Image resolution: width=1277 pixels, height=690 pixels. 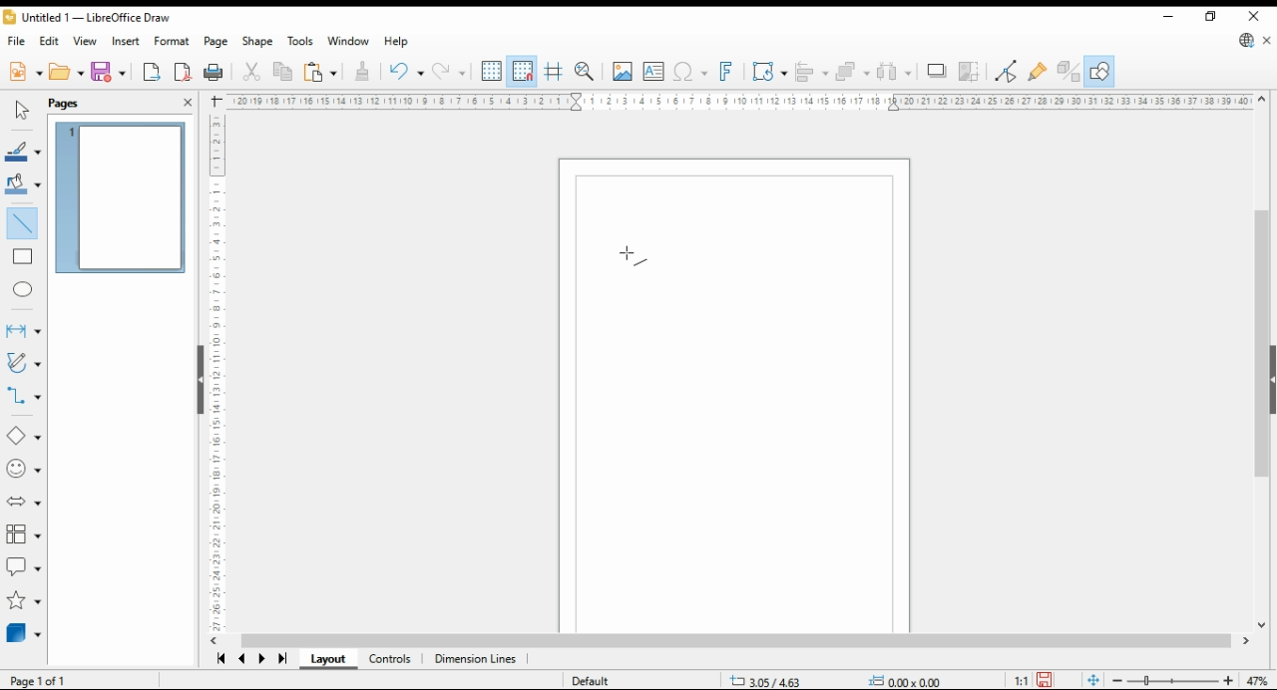 What do you see at coordinates (451, 72) in the screenshot?
I see `undo` at bounding box center [451, 72].